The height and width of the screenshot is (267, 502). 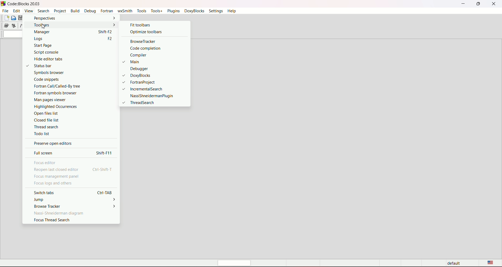 What do you see at coordinates (455, 264) in the screenshot?
I see `default` at bounding box center [455, 264].